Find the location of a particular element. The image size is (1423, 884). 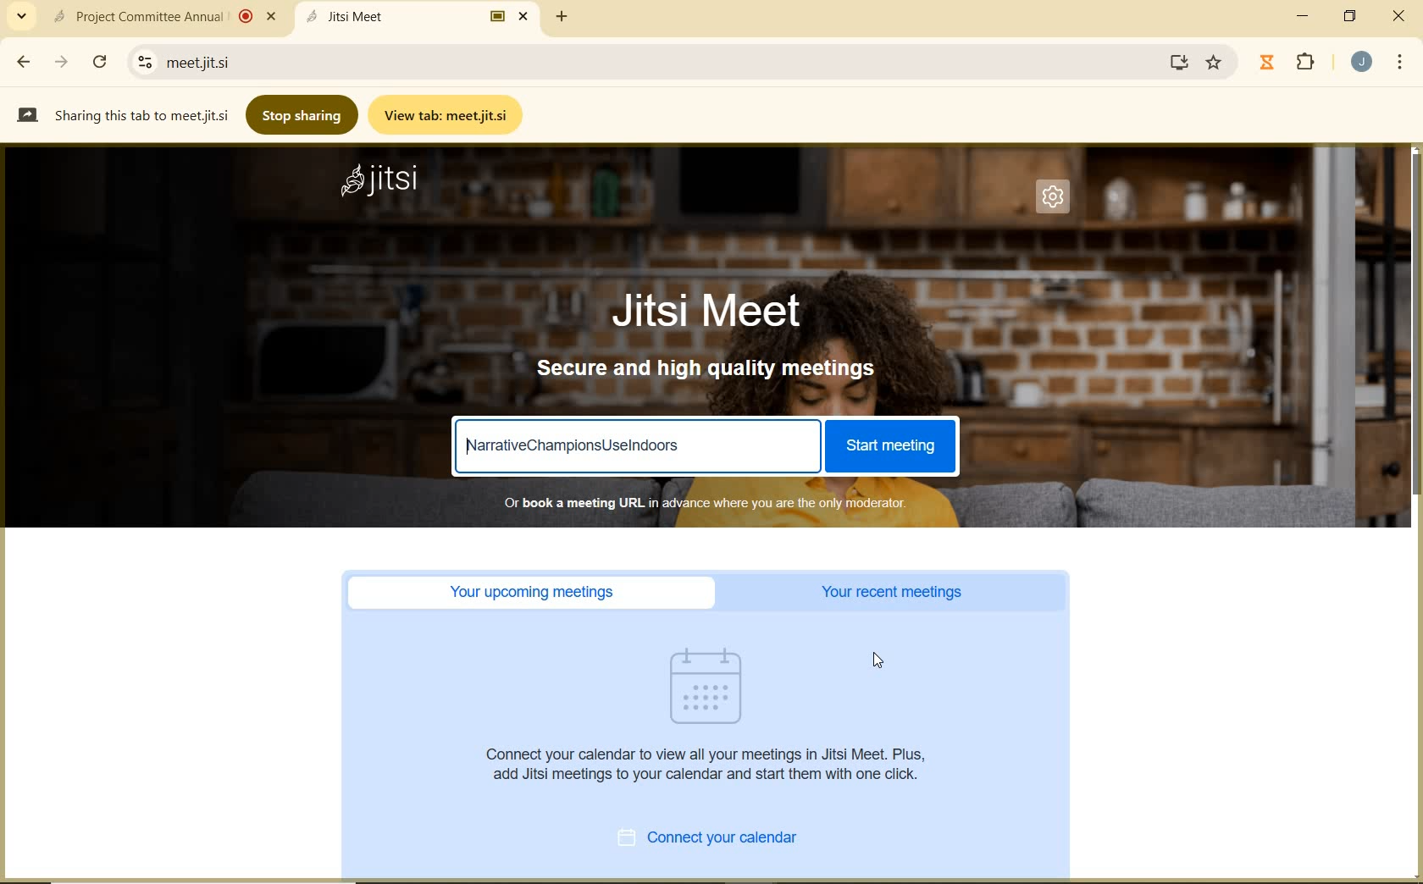

cursor is located at coordinates (882, 657).